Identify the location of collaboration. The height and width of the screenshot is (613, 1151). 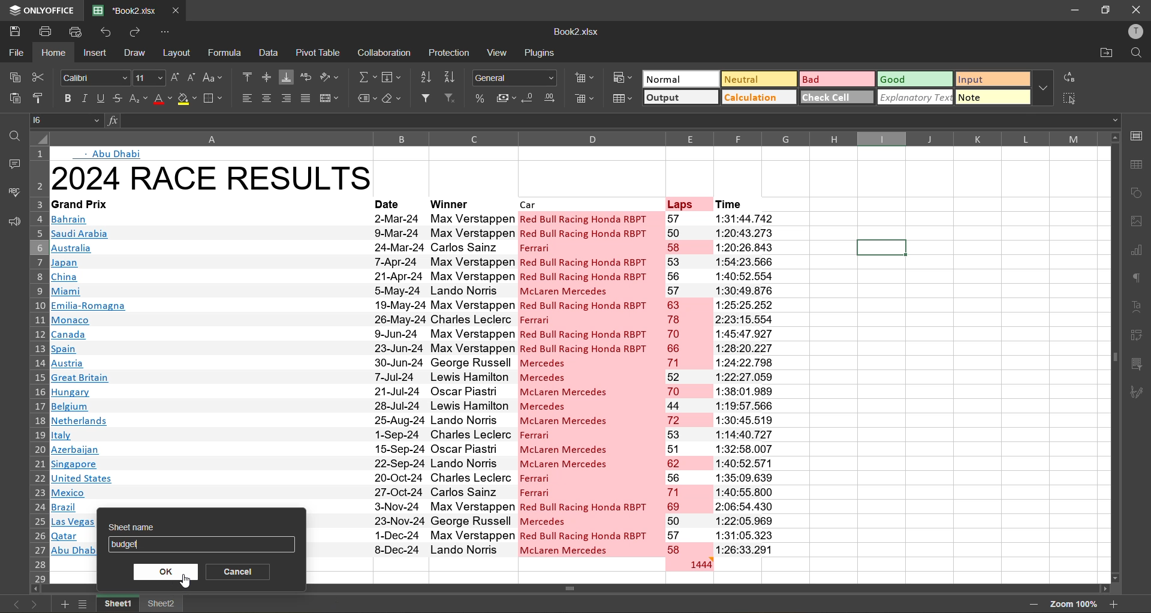
(382, 53).